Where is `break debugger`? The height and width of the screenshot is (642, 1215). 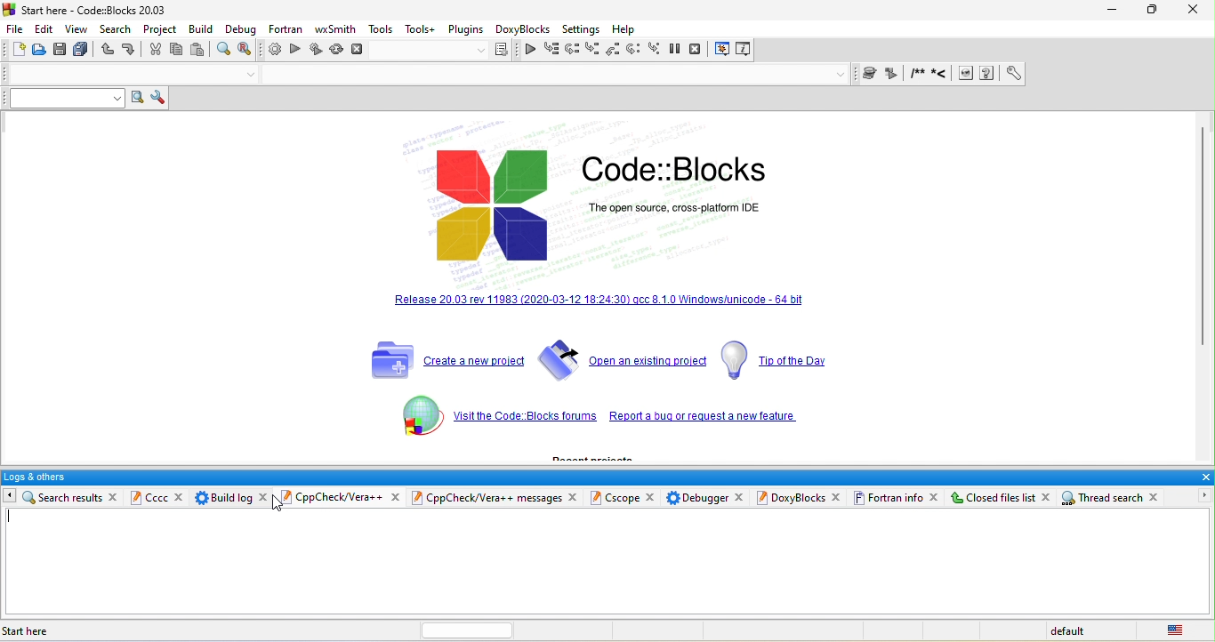
break debugger is located at coordinates (677, 51).